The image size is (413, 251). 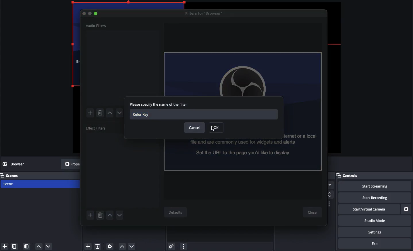 I want to click on Effect filters, so click(x=97, y=128).